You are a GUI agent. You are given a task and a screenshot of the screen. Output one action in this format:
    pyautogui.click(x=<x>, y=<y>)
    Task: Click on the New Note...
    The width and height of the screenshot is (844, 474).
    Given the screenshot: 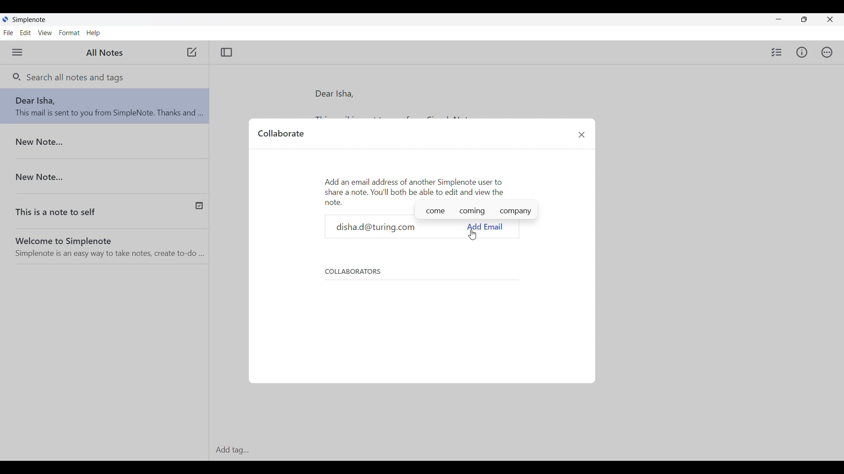 What is the action you would take?
    pyautogui.click(x=106, y=172)
    